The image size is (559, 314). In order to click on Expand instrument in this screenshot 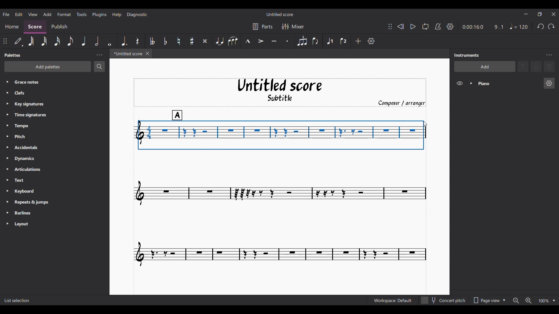, I will do `click(471, 83)`.